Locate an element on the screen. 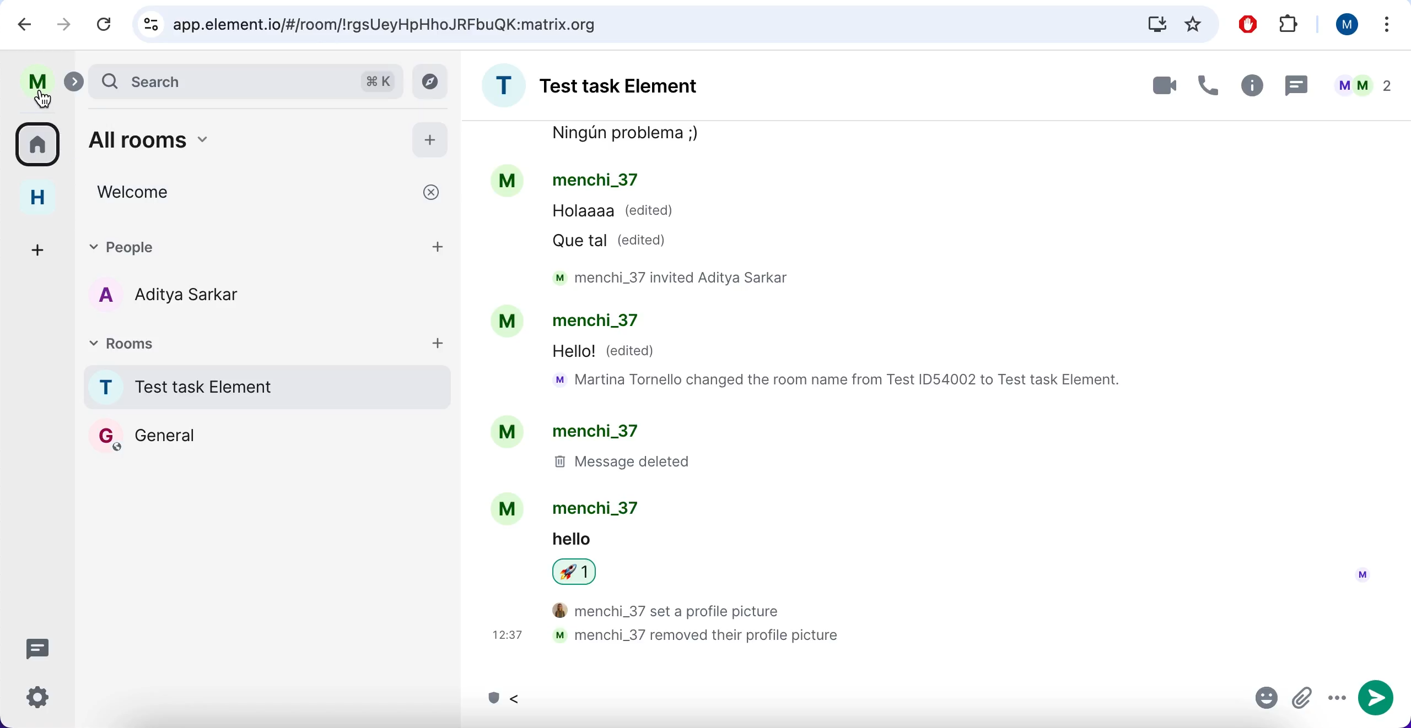 The width and height of the screenshot is (1411, 728). more options is located at coordinates (1386, 24).